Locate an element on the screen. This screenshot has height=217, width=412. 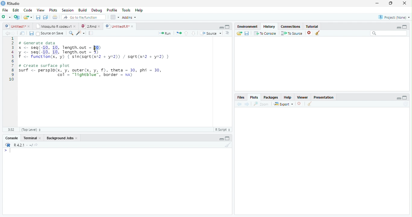
Mosquito R codes.v1 is located at coordinates (53, 26).